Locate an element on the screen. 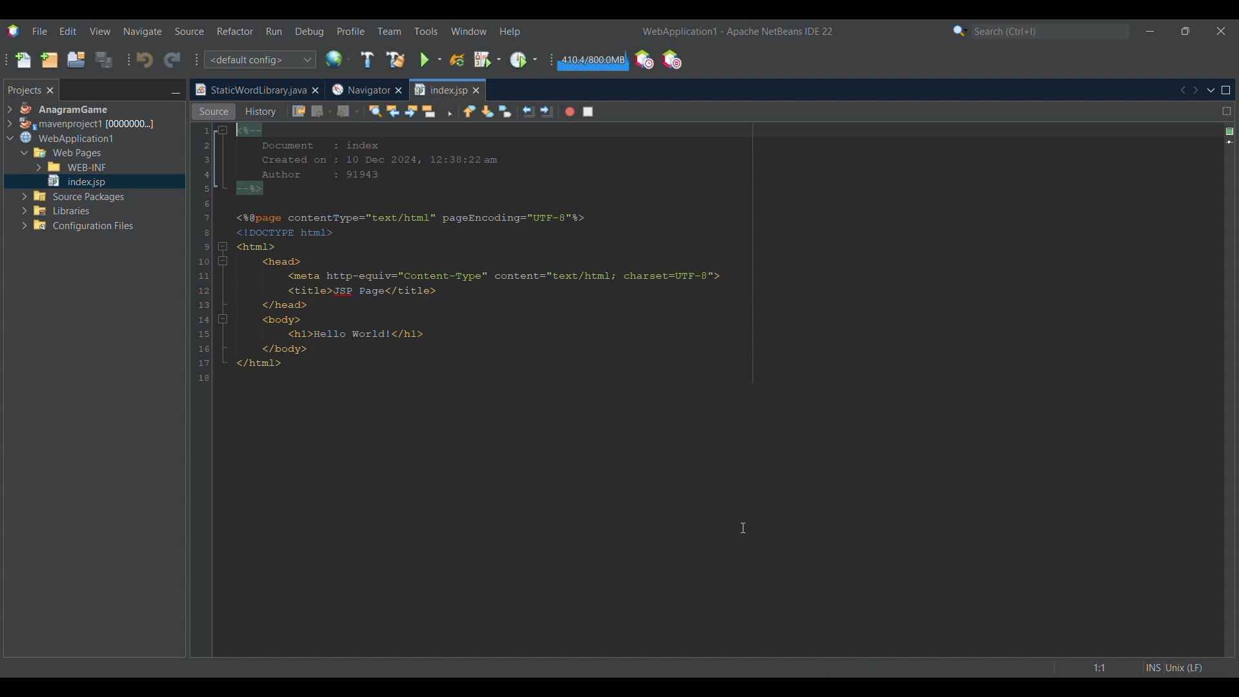 The image size is (1239, 697). Uncomment is located at coordinates (611, 112).